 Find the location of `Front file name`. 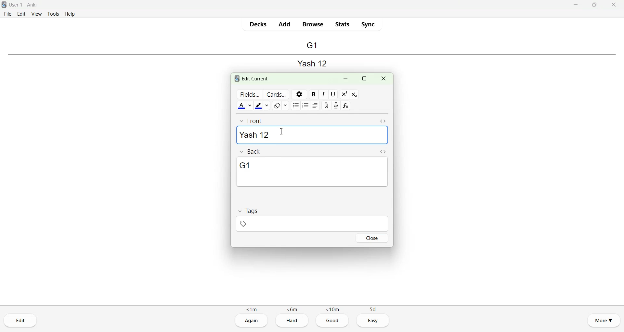

Front file name is located at coordinates (311, 62).